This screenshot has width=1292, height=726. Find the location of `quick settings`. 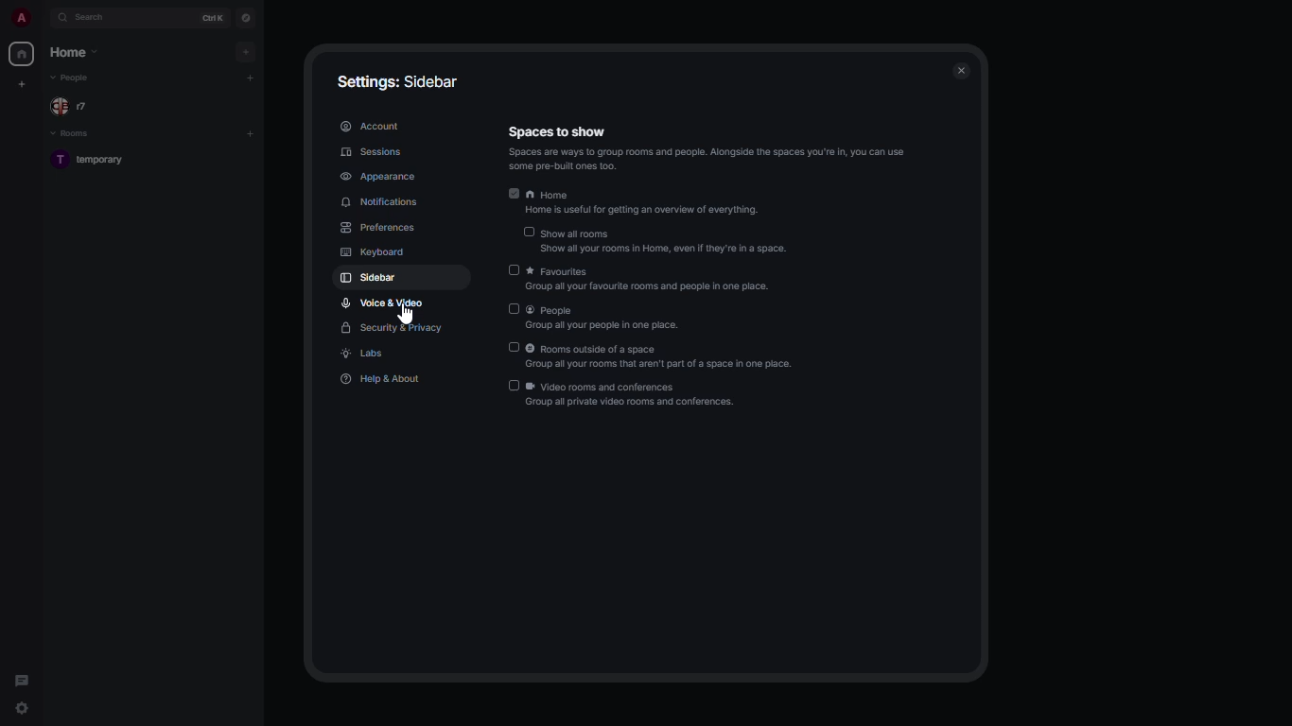

quick settings is located at coordinates (23, 708).